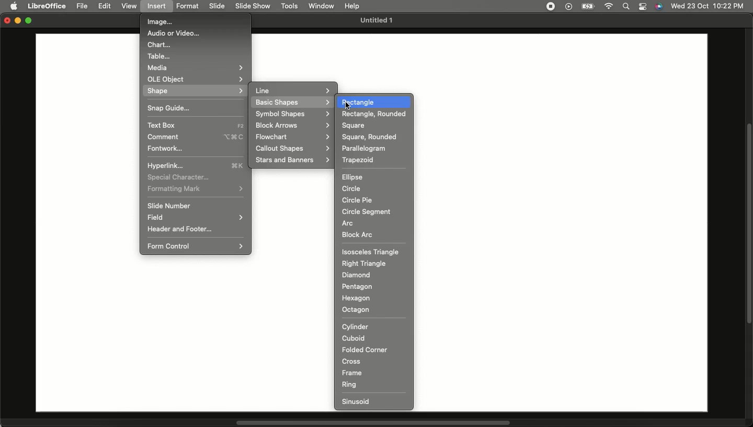  Describe the element at coordinates (375, 21) in the screenshot. I see `Untitled 1` at that location.